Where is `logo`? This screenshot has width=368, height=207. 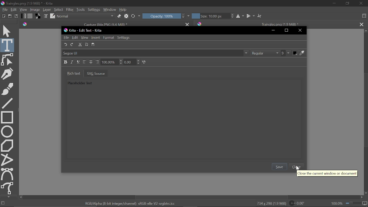
logo is located at coordinates (65, 30).